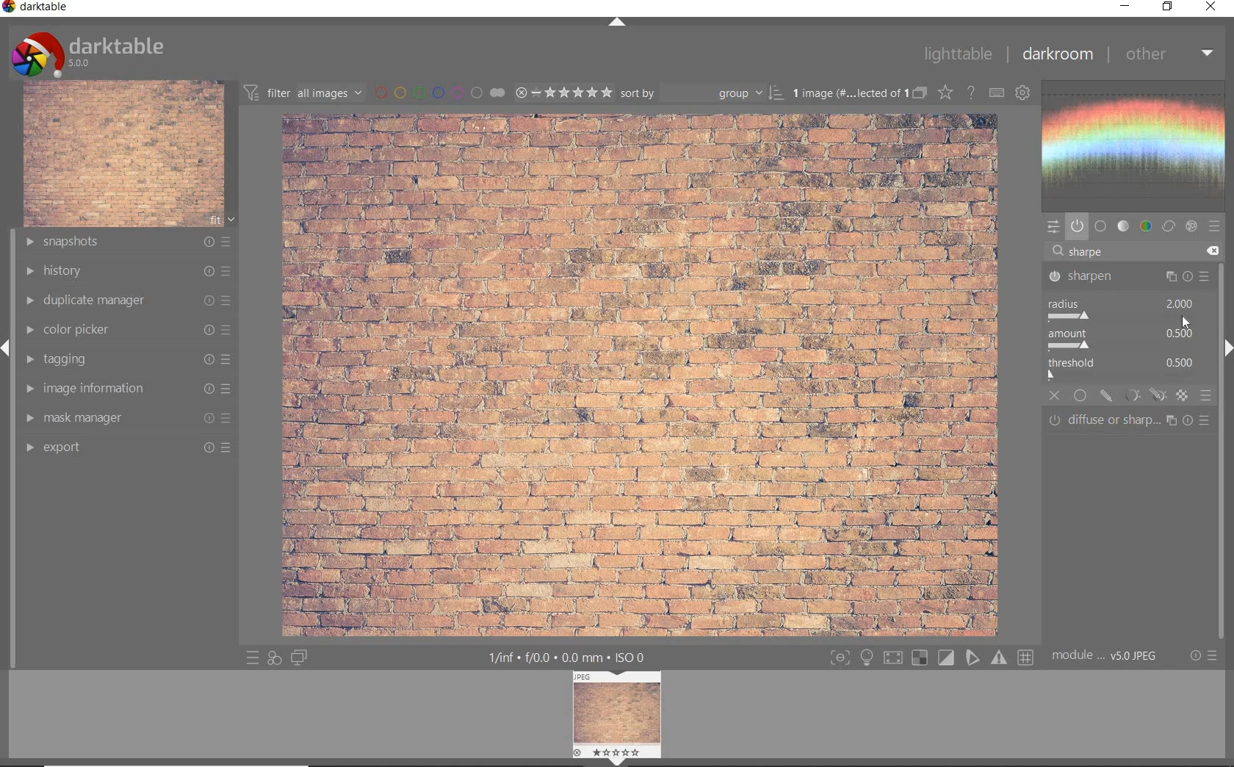  What do you see at coordinates (945, 92) in the screenshot?
I see `change type of overlay` at bounding box center [945, 92].